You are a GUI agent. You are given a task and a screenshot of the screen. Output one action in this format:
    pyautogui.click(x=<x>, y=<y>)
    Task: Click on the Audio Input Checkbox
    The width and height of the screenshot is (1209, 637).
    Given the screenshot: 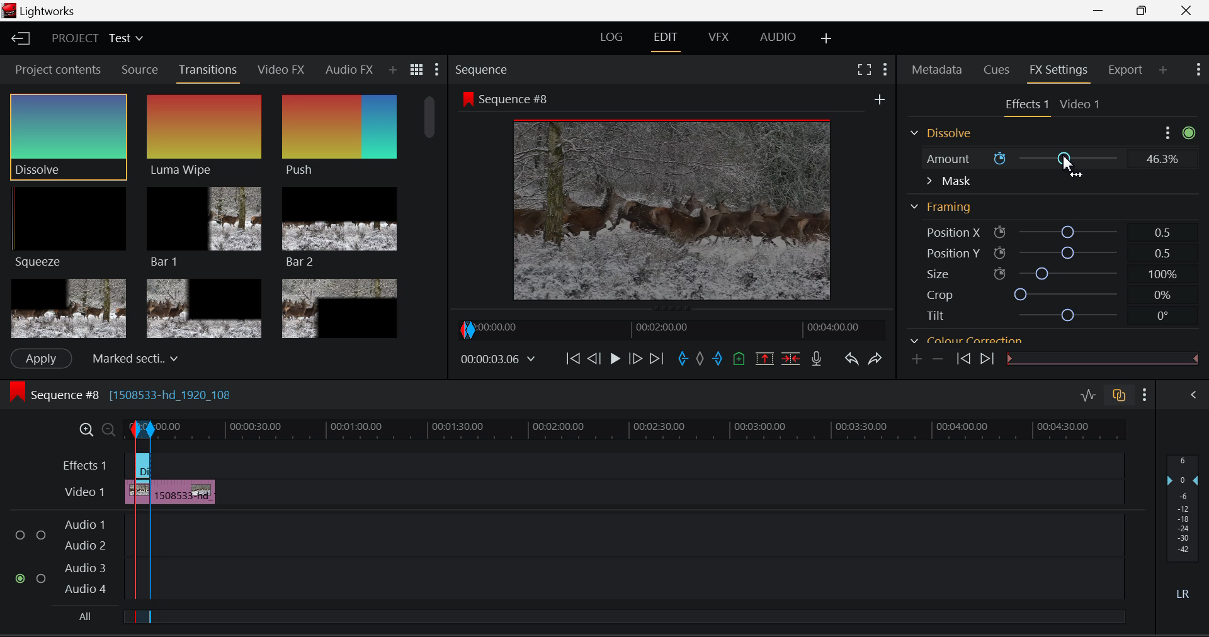 What is the action you would take?
    pyautogui.click(x=21, y=578)
    